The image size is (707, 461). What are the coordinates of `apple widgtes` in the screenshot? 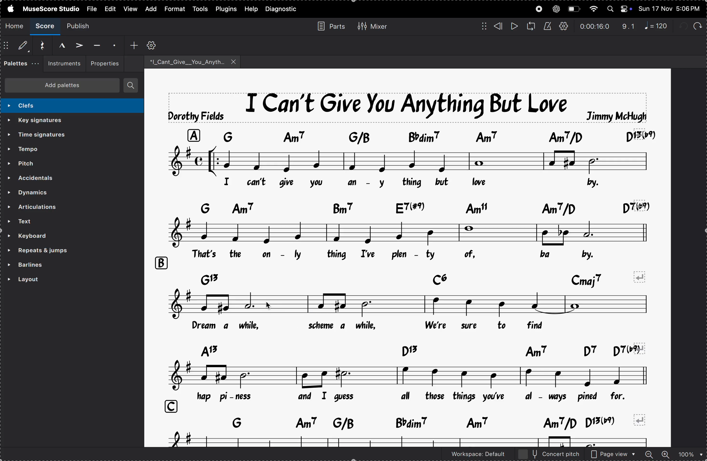 It's located at (620, 9).